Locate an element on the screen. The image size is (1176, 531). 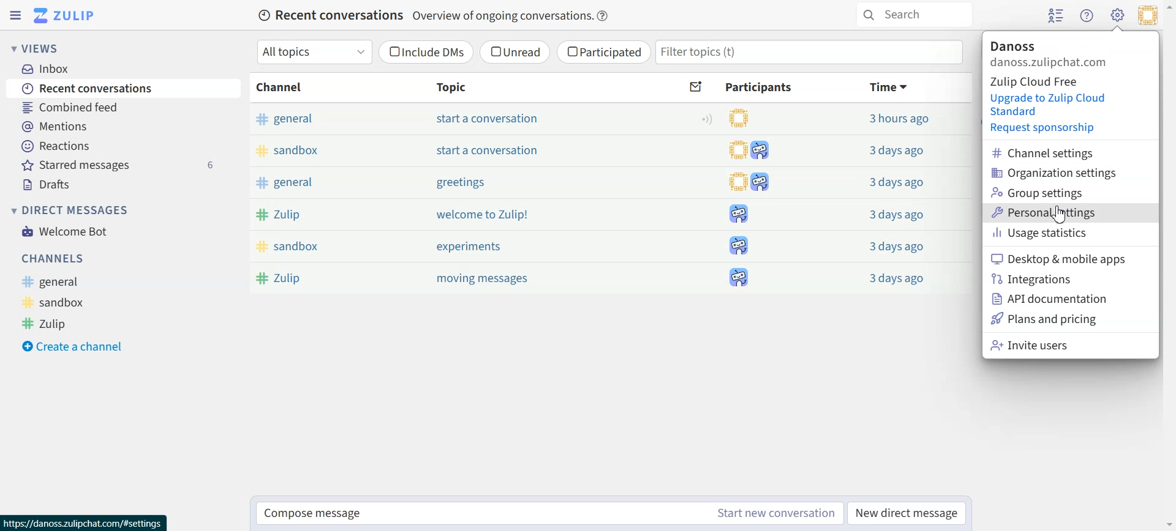
Recent conversations is located at coordinates (123, 89).